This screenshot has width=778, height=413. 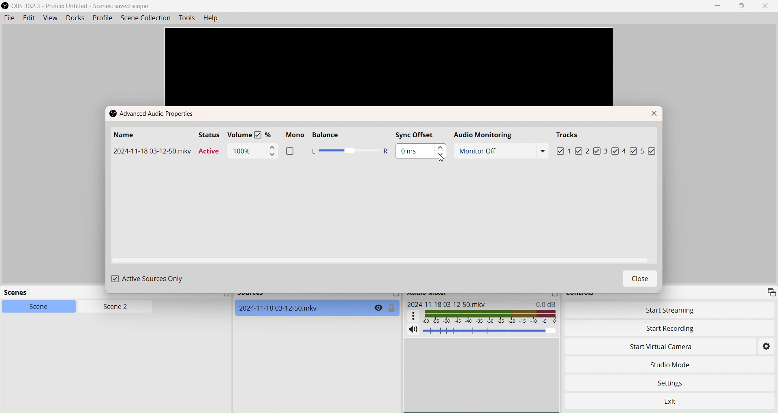 I want to click on 2024-11-18 03-12-50.mkv, so click(x=447, y=304).